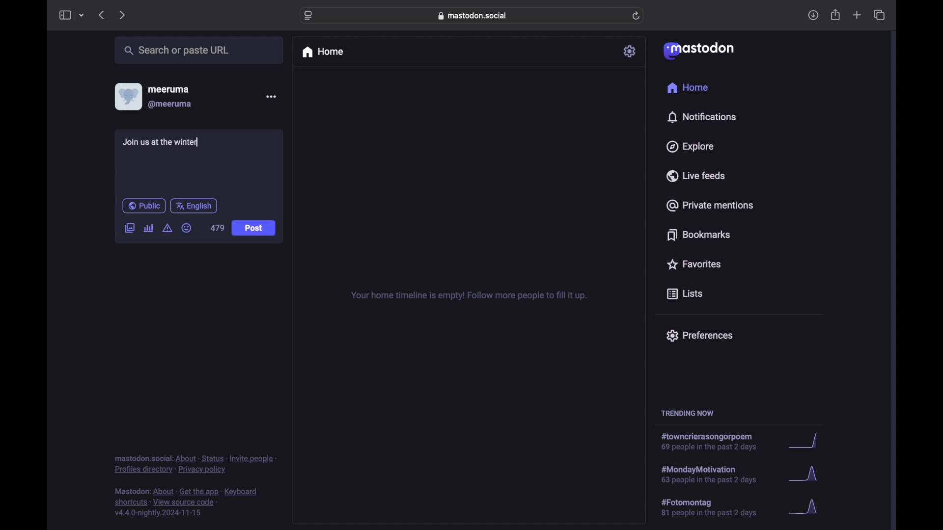 The width and height of the screenshot is (943, 530). Describe the element at coordinates (148, 228) in the screenshot. I see `add  poll` at that location.